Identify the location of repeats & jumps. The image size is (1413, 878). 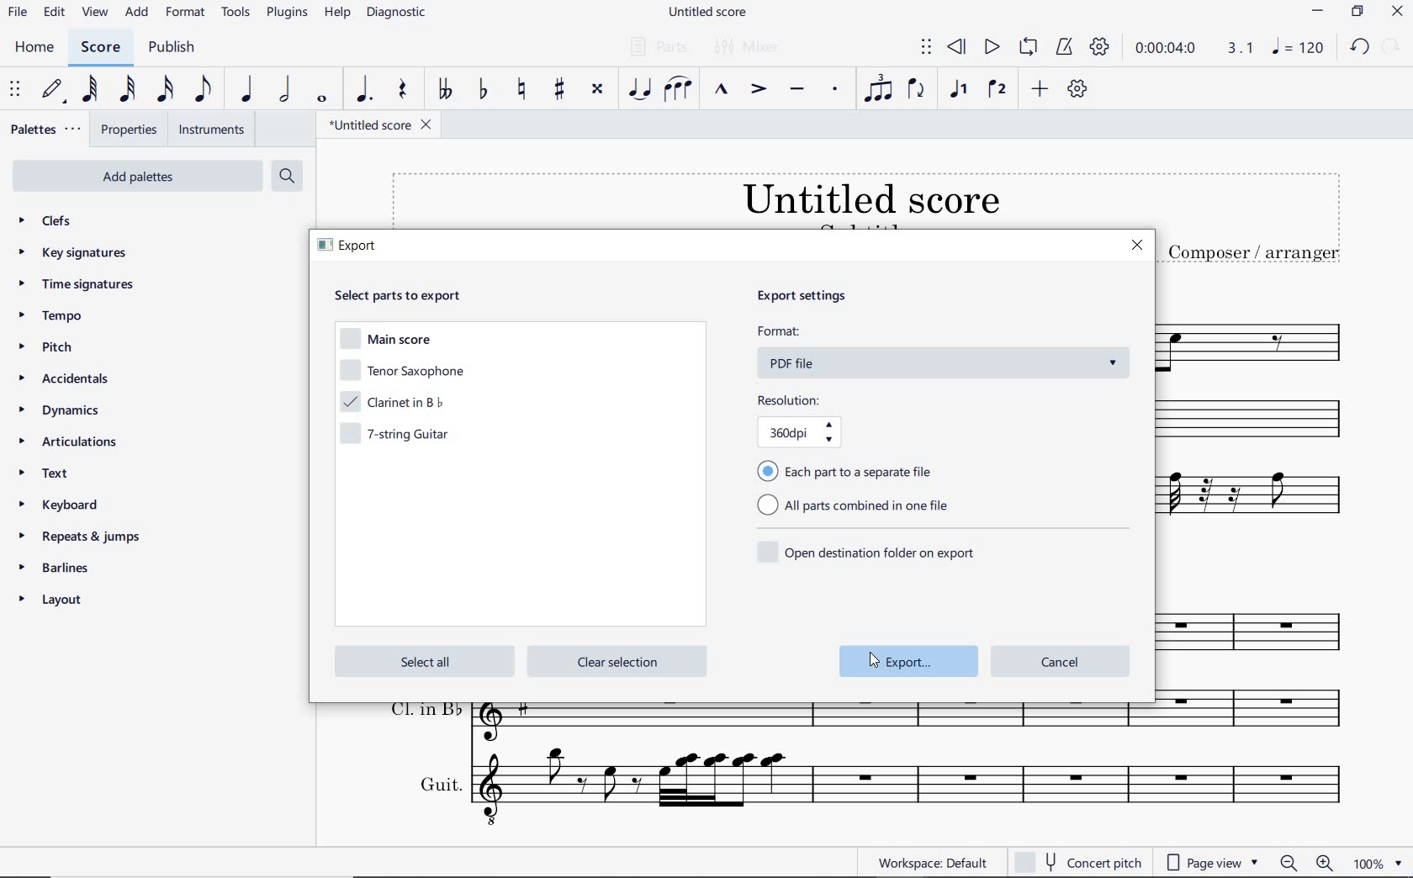
(83, 537).